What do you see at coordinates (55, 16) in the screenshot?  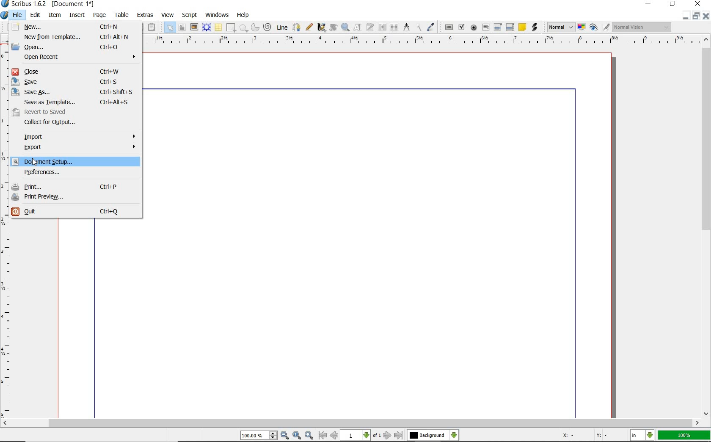 I see `item` at bounding box center [55, 16].